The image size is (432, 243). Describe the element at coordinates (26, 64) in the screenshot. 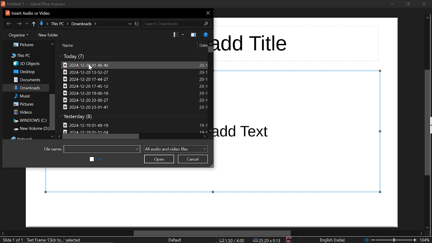

I see `3d objects` at that location.